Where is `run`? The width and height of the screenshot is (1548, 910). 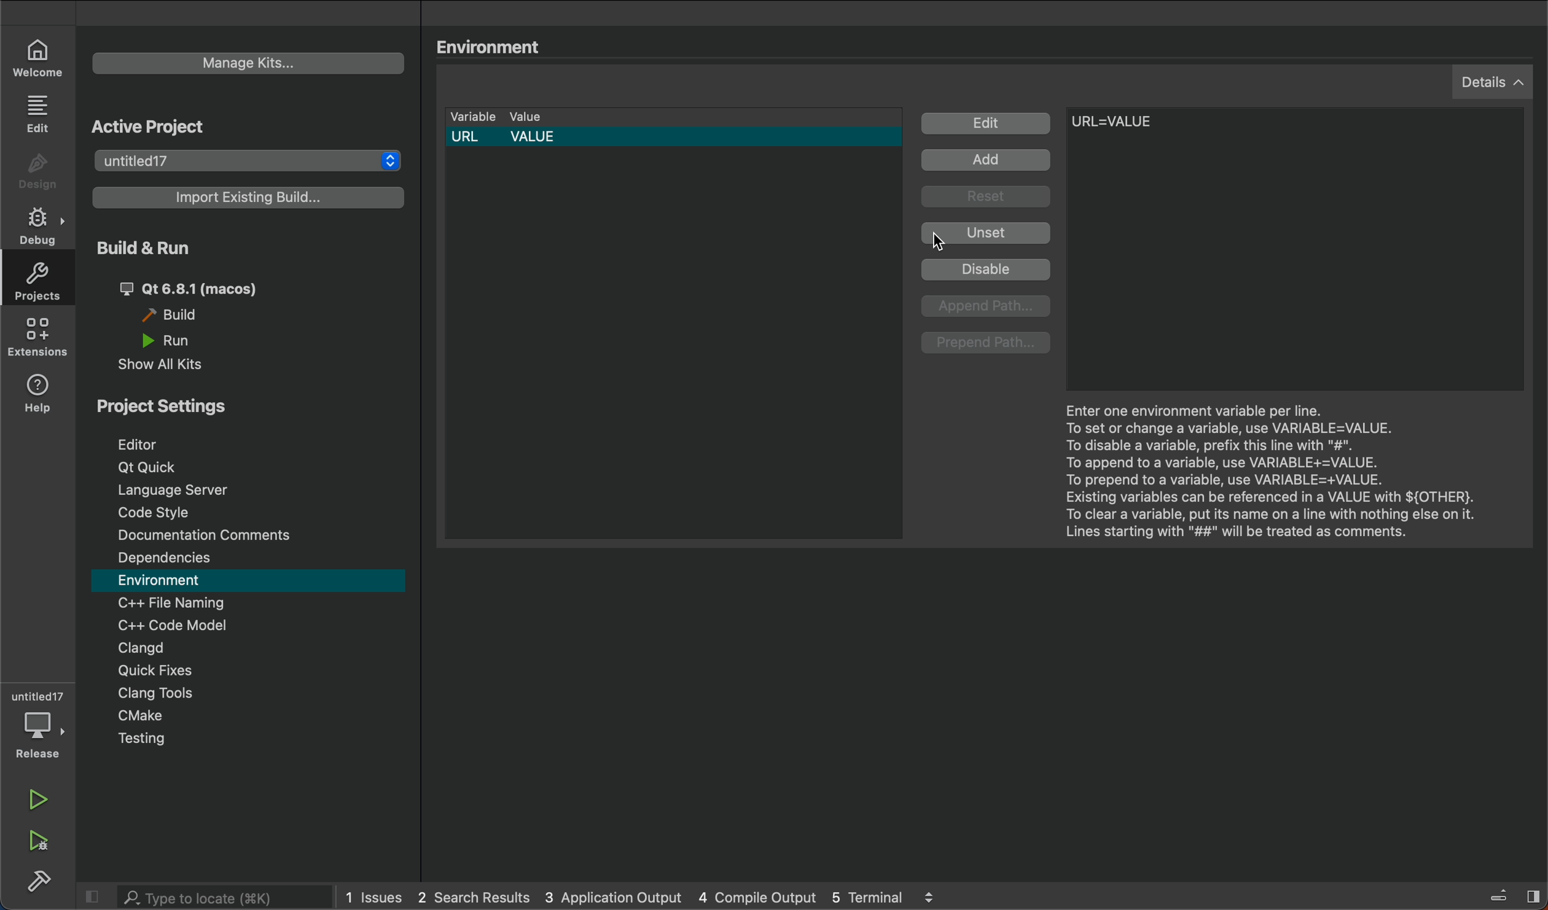 run is located at coordinates (43, 798).